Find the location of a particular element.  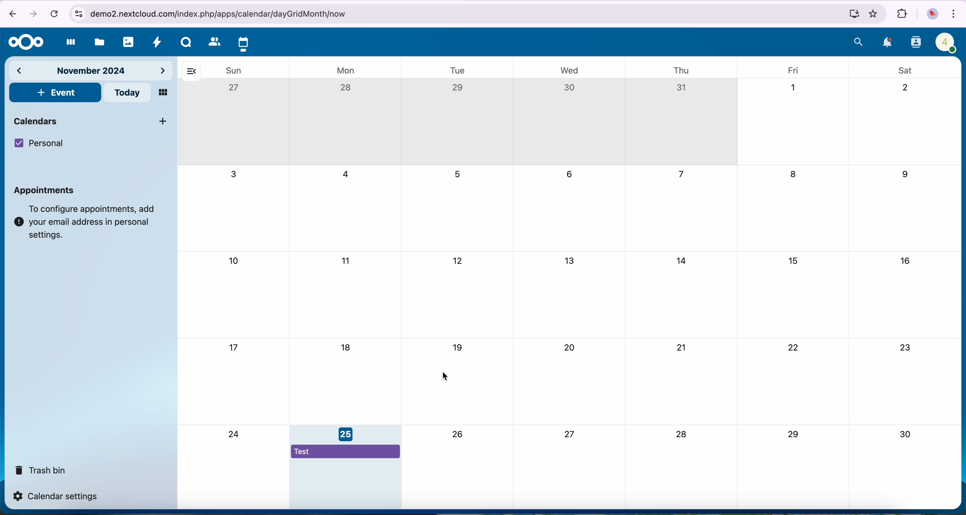

27 is located at coordinates (571, 434).